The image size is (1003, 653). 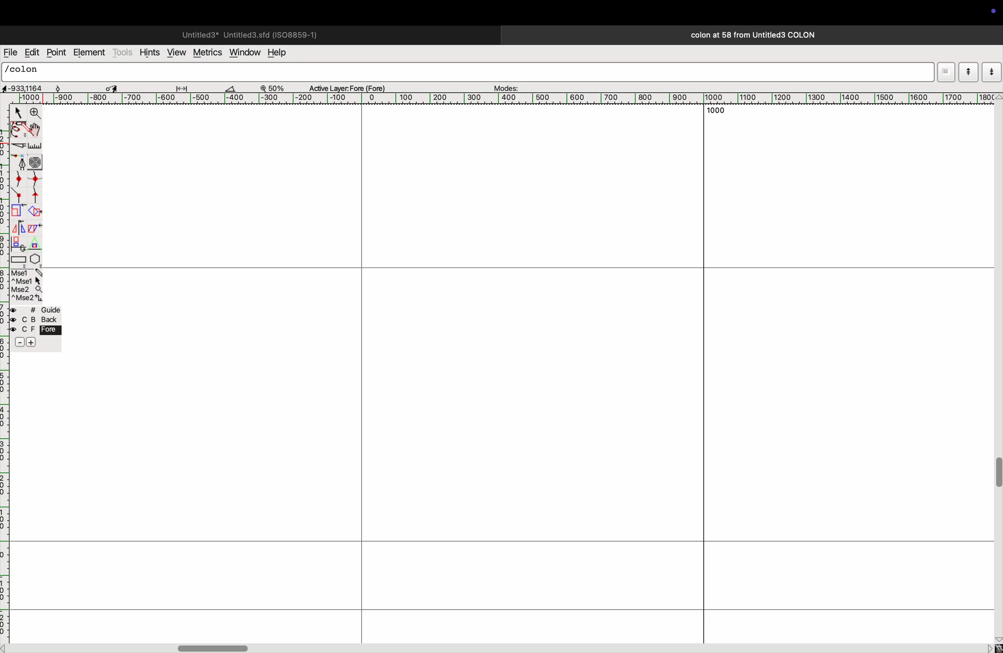 I want to click on zoom, so click(x=36, y=113).